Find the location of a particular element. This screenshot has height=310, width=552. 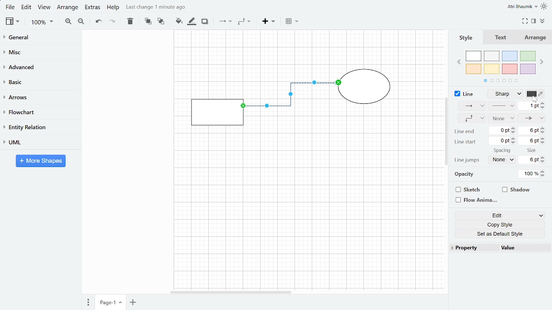

Connector is located at coordinates (291, 99).